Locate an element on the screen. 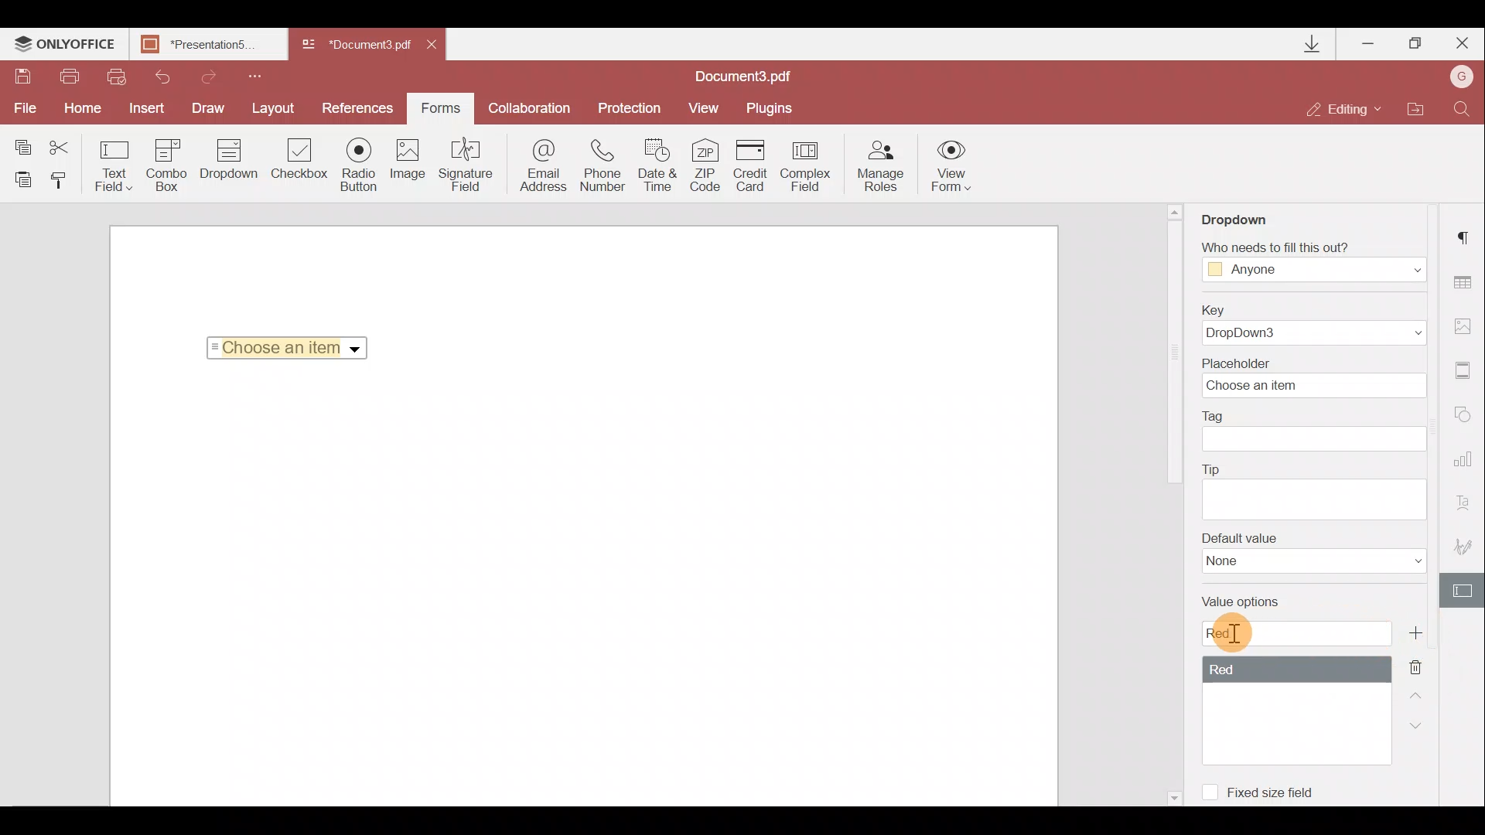  Downloads is located at coordinates (1315, 44).